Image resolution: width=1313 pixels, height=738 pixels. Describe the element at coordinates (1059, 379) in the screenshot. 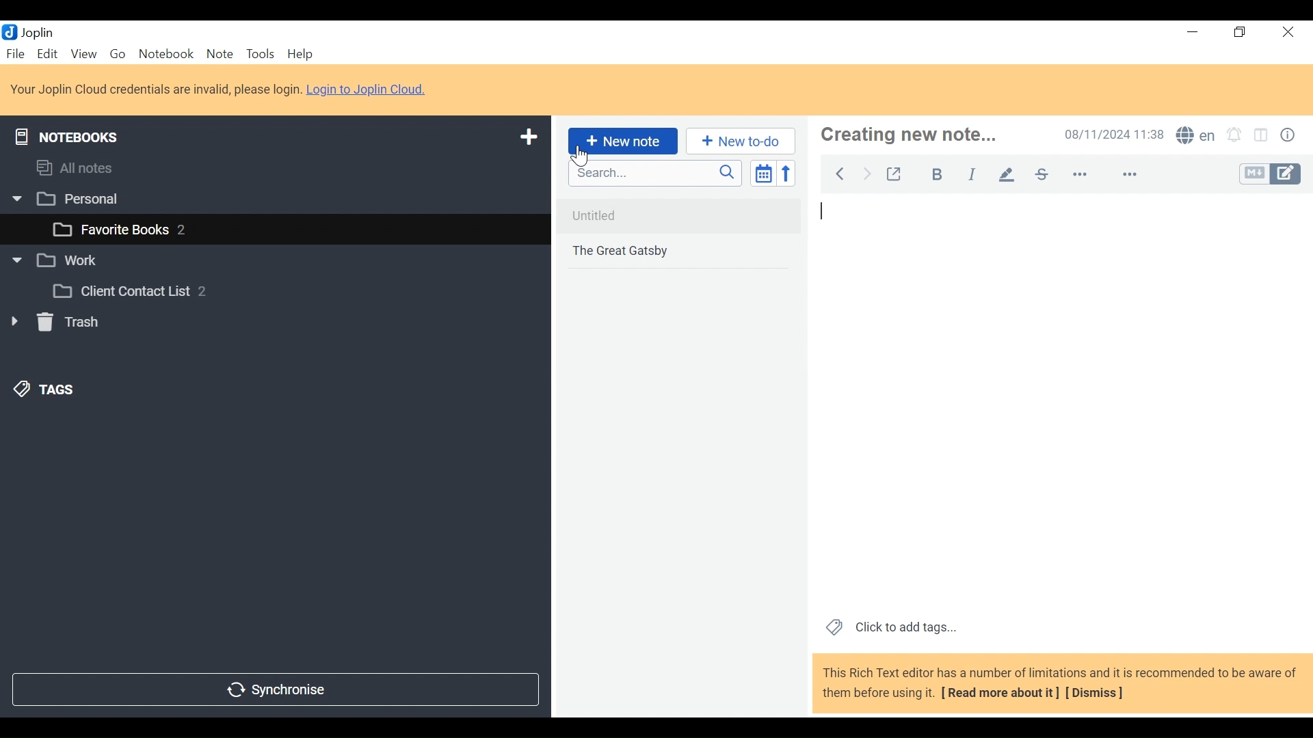

I see `note view` at that location.